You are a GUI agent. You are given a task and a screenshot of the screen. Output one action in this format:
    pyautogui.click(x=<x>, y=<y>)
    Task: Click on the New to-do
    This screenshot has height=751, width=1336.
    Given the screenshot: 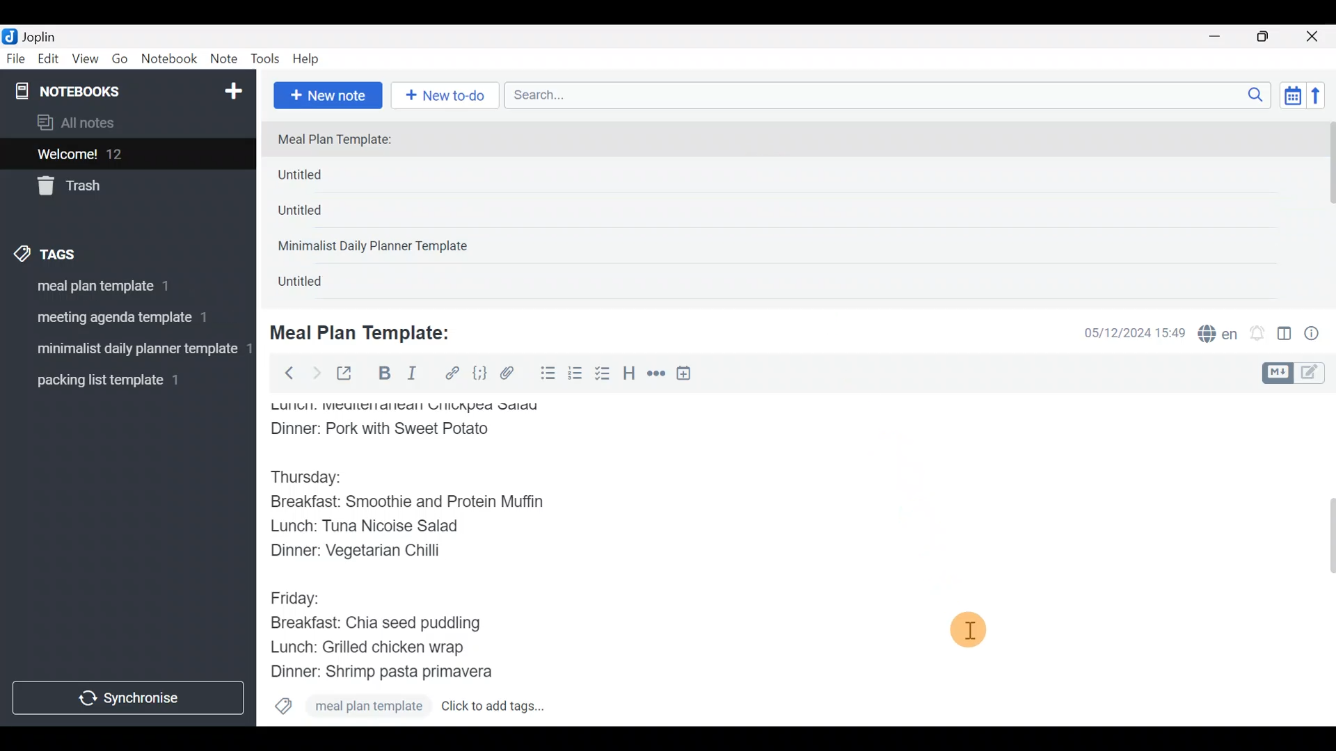 What is the action you would take?
    pyautogui.click(x=447, y=93)
    